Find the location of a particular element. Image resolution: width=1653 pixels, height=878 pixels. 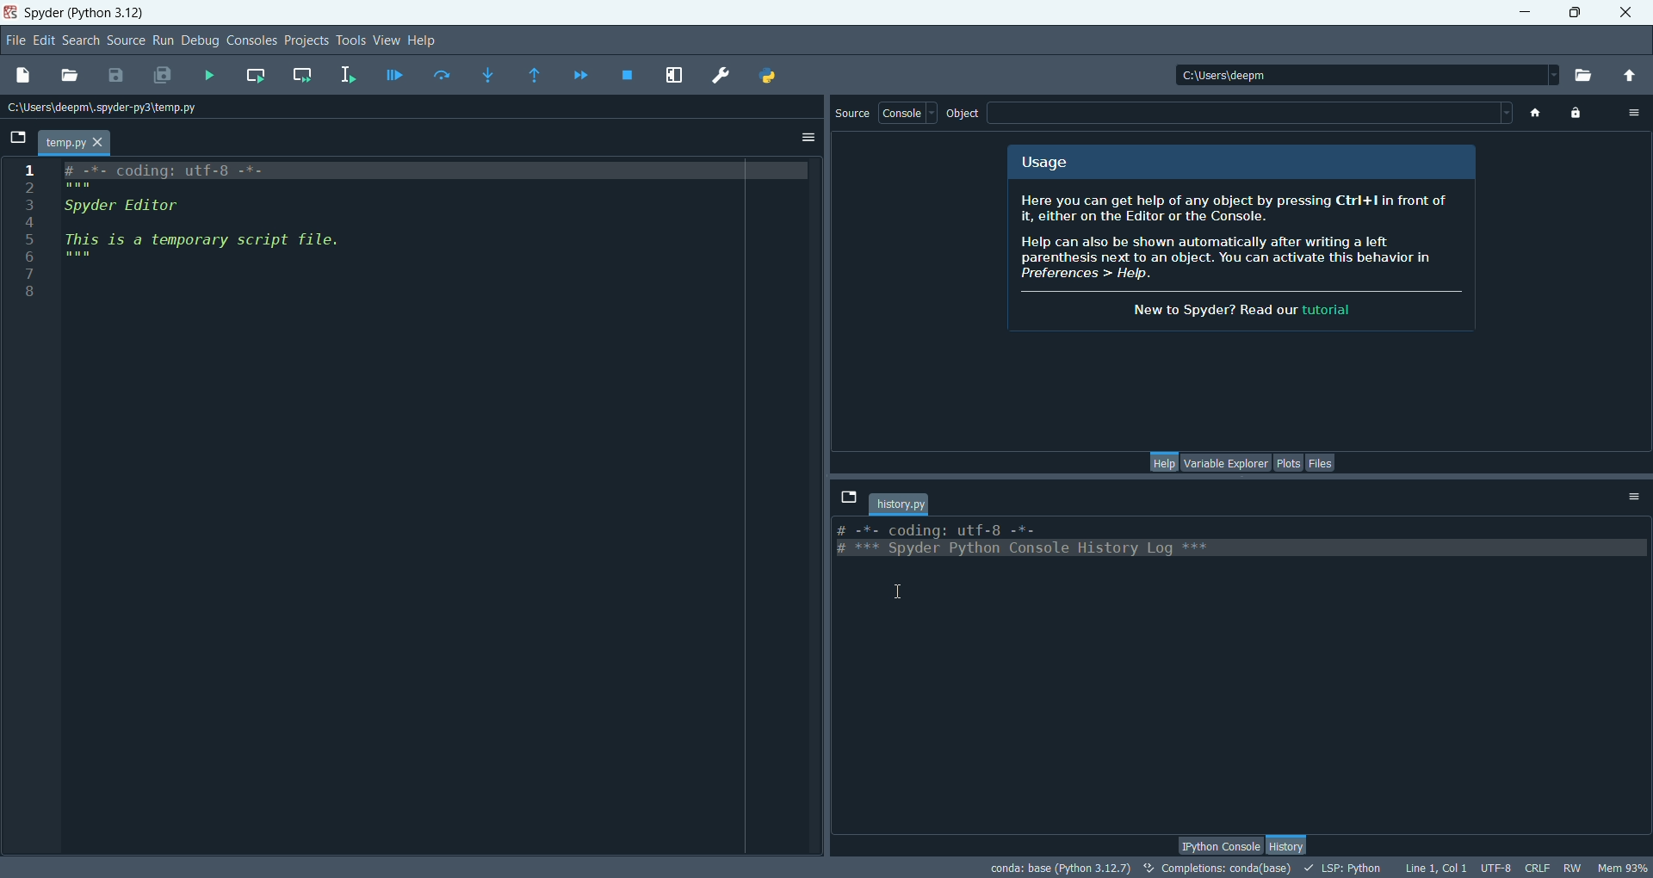

browse tabs is located at coordinates (848, 496).